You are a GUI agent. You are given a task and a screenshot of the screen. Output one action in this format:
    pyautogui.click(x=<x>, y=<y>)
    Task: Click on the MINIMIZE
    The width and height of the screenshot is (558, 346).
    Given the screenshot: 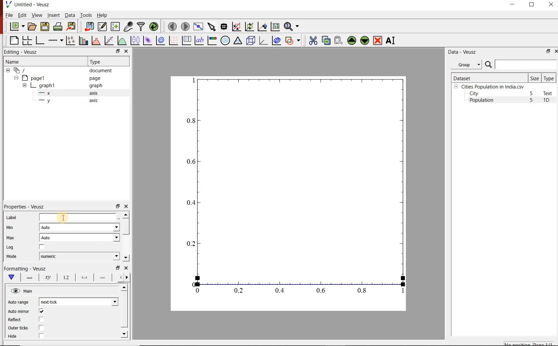 What is the action you would take?
    pyautogui.click(x=513, y=4)
    